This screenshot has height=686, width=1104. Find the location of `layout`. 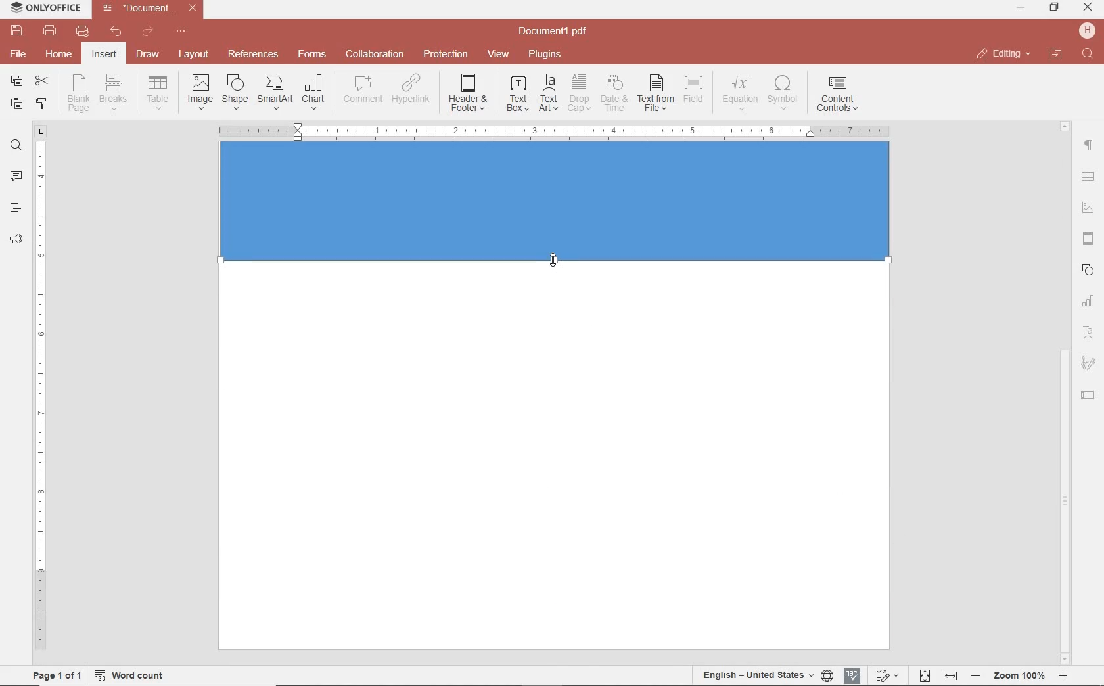

layout is located at coordinates (196, 55).